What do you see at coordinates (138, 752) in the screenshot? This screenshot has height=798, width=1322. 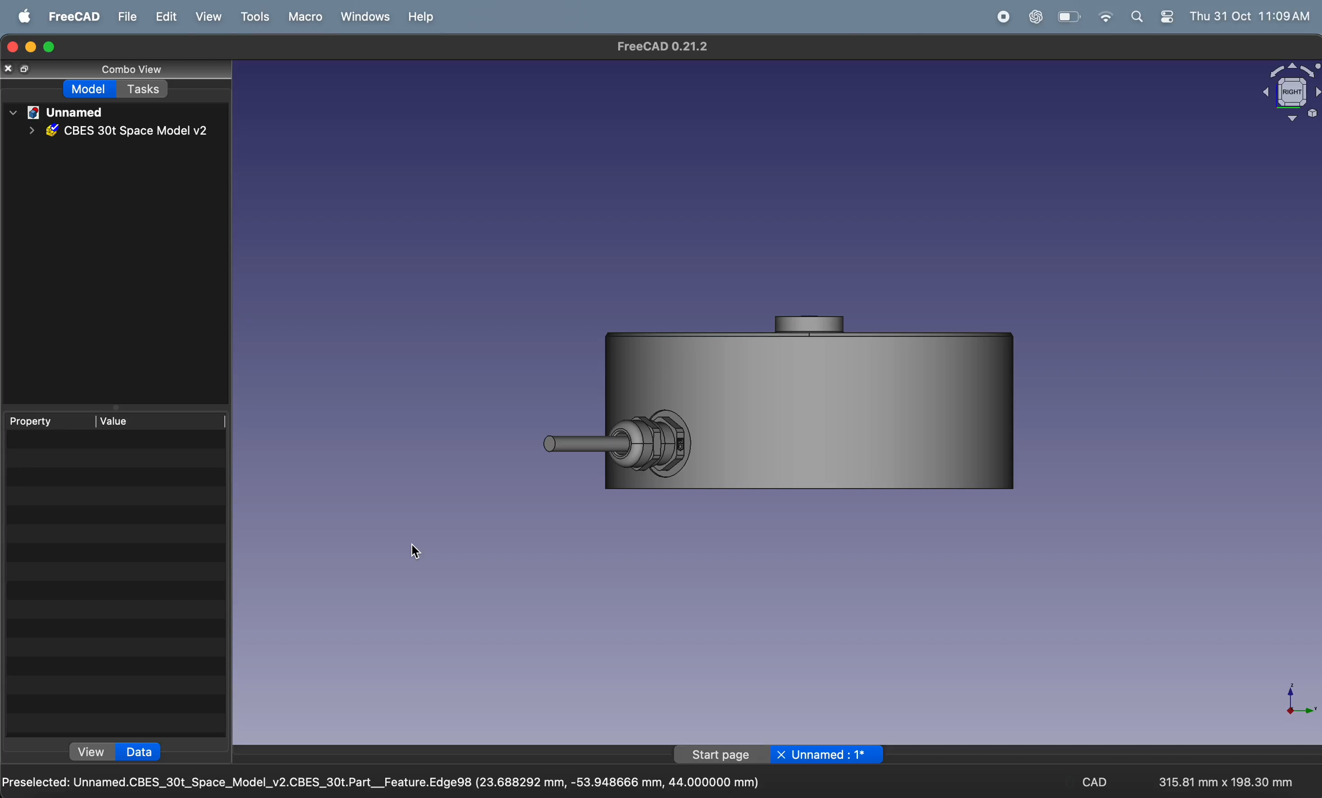 I see `data` at bounding box center [138, 752].